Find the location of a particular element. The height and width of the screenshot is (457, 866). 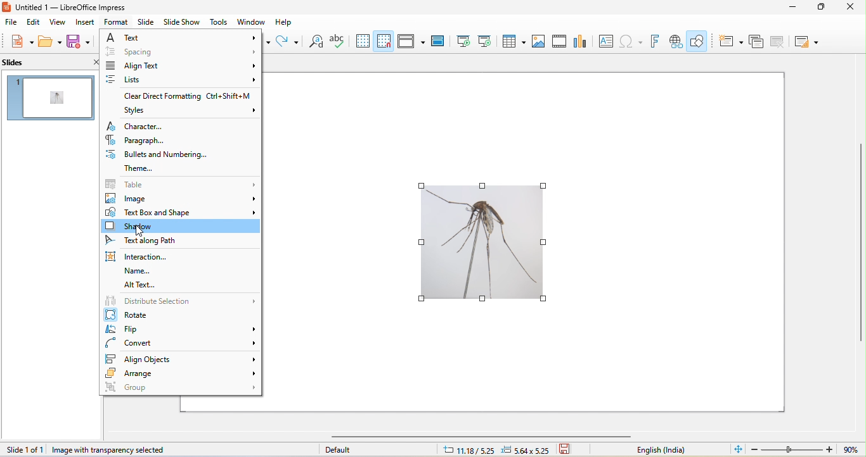

align objects is located at coordinates (181, 358).